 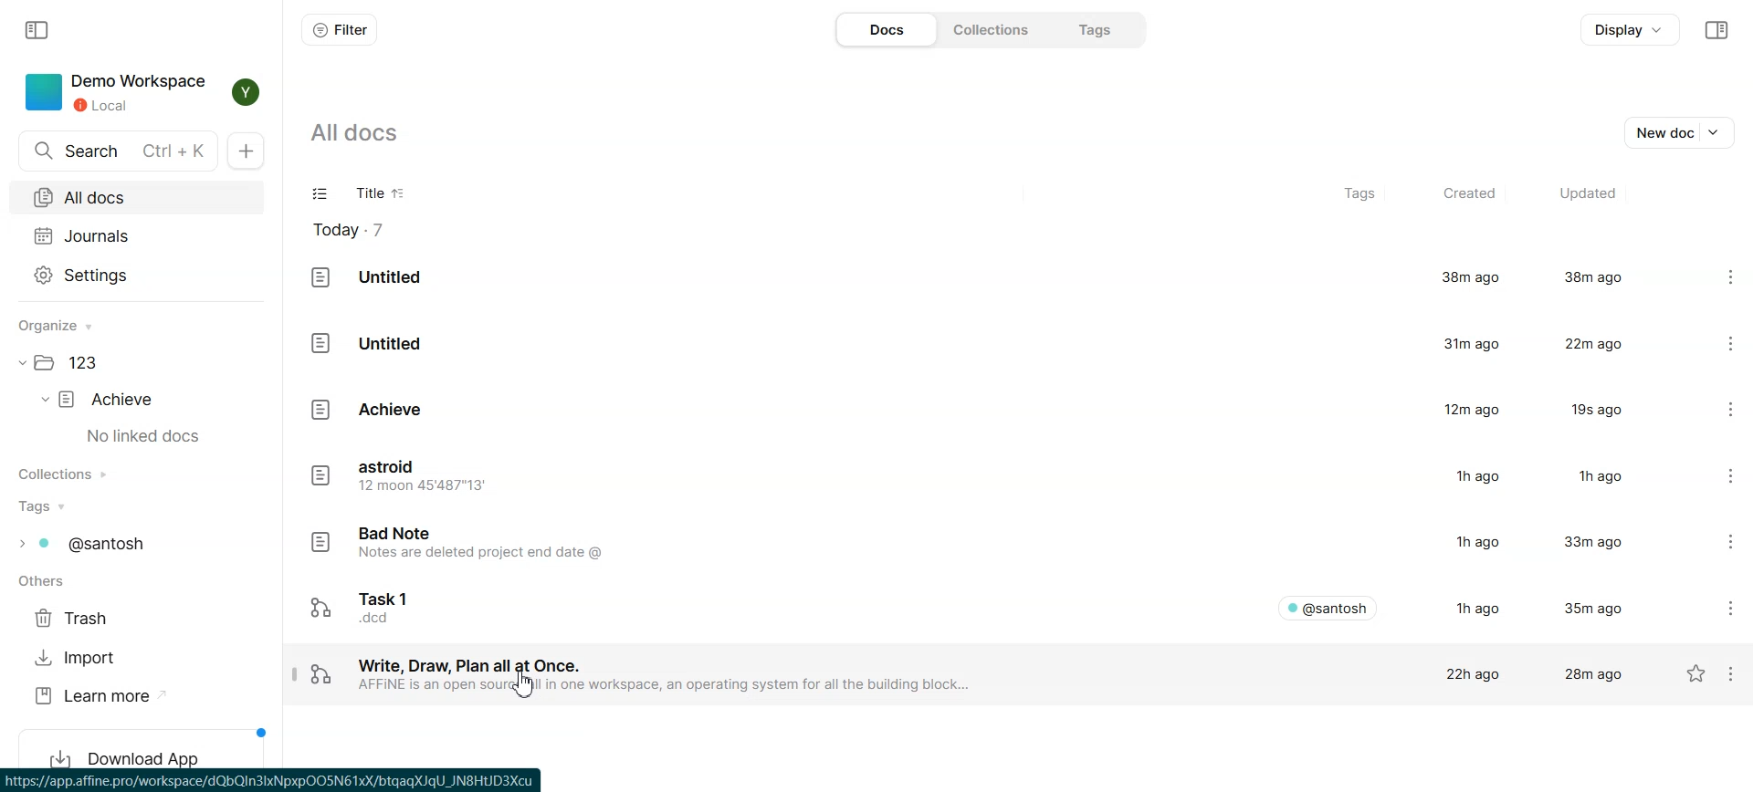 I want to click on Checklist, so click(x=321, y=195).